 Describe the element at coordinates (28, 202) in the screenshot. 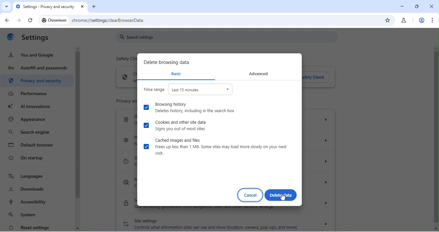

I see `accessibility` at that location.